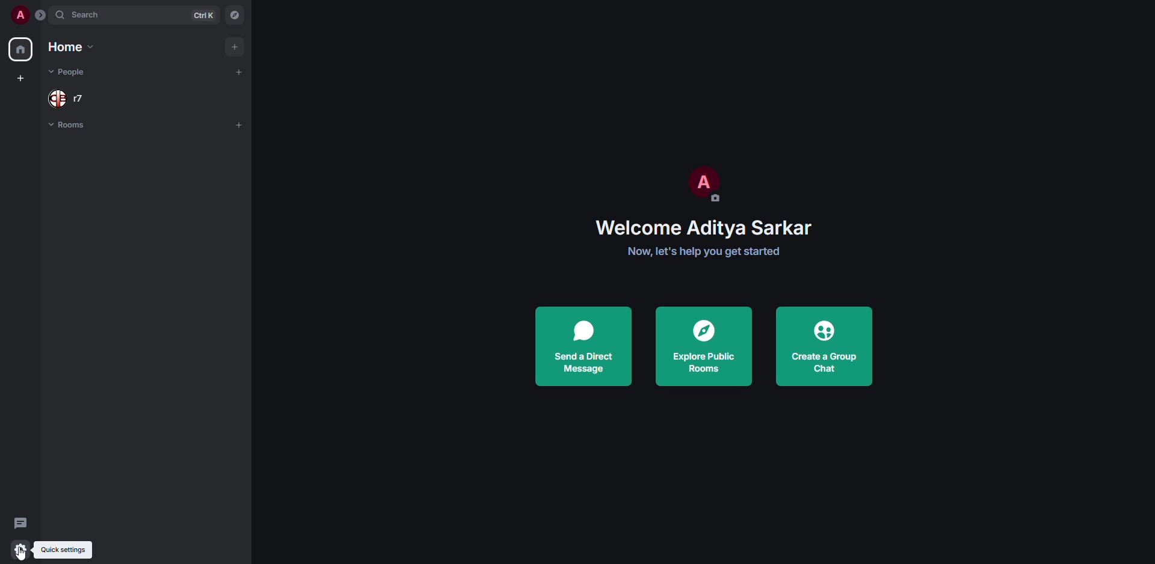  Describe the element at coordinates (71, 126) in the screenshot. I see `rooms` at that location.